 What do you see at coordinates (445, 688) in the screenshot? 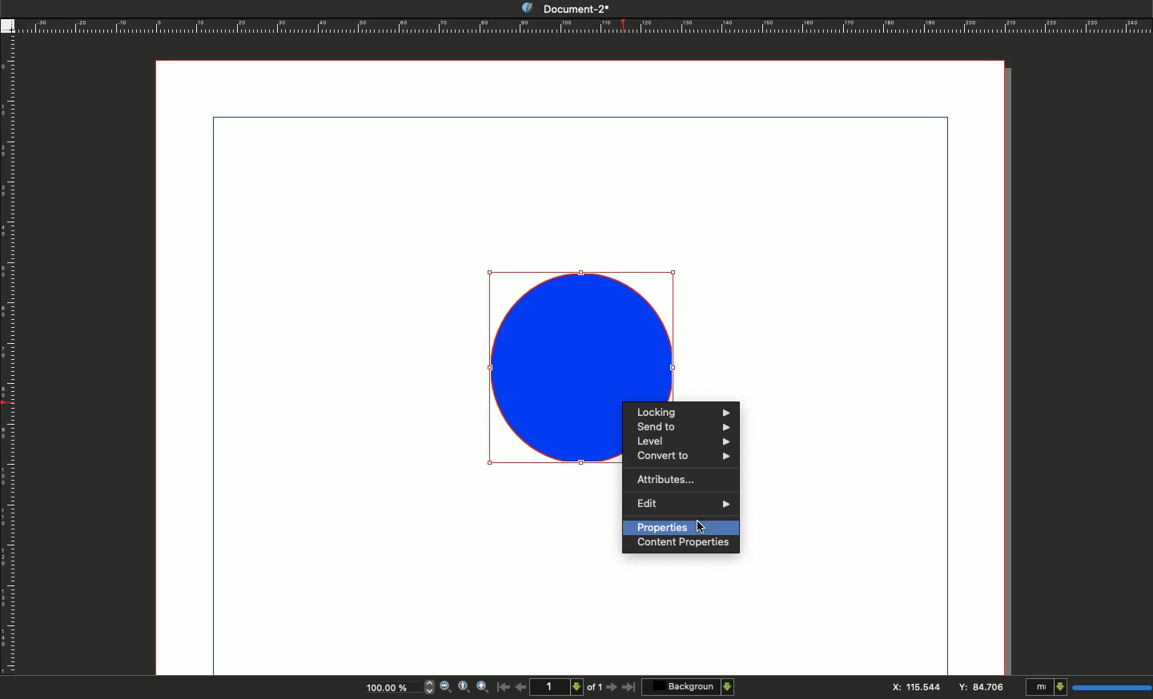
I see `Zoom out` at bounding box center [445, 688].